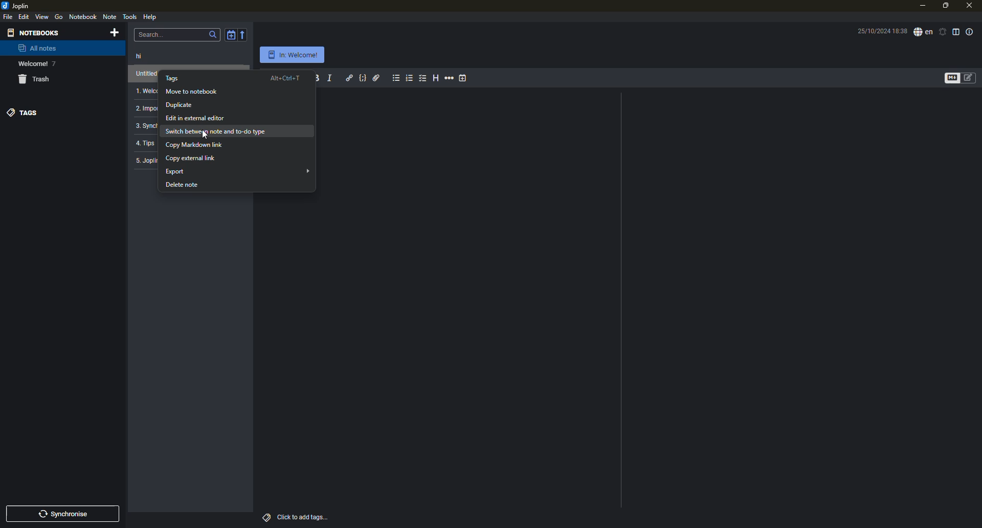 The width and height of the screenshot is (982, 528). I want to click on note, so click(110, 16).